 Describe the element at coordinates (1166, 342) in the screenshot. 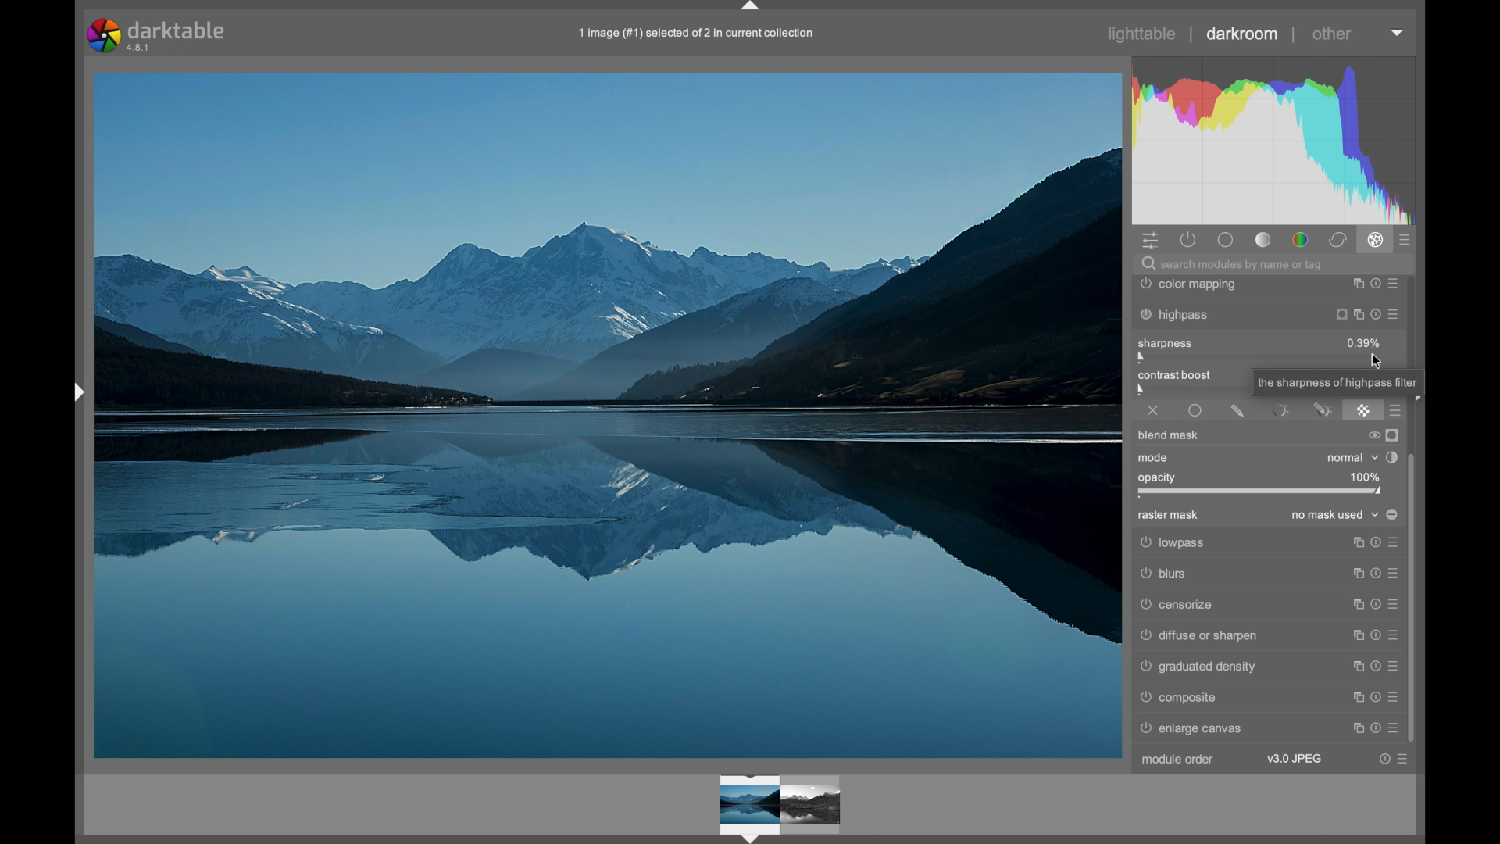

I see `sharpness` at that location.